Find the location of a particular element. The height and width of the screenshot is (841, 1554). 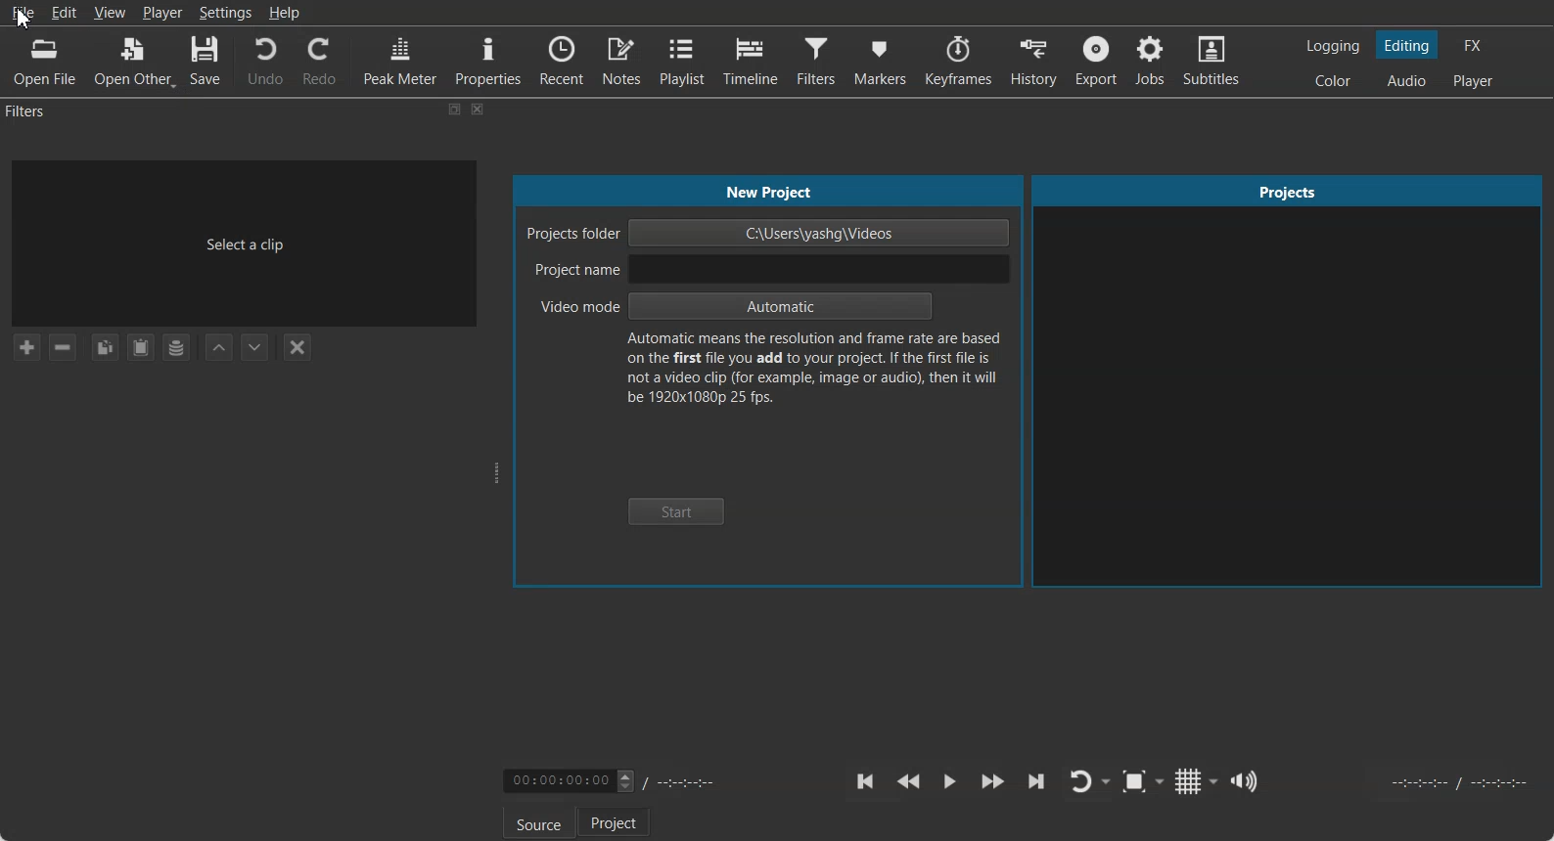

Timing  is located at coordinates (685, 782).